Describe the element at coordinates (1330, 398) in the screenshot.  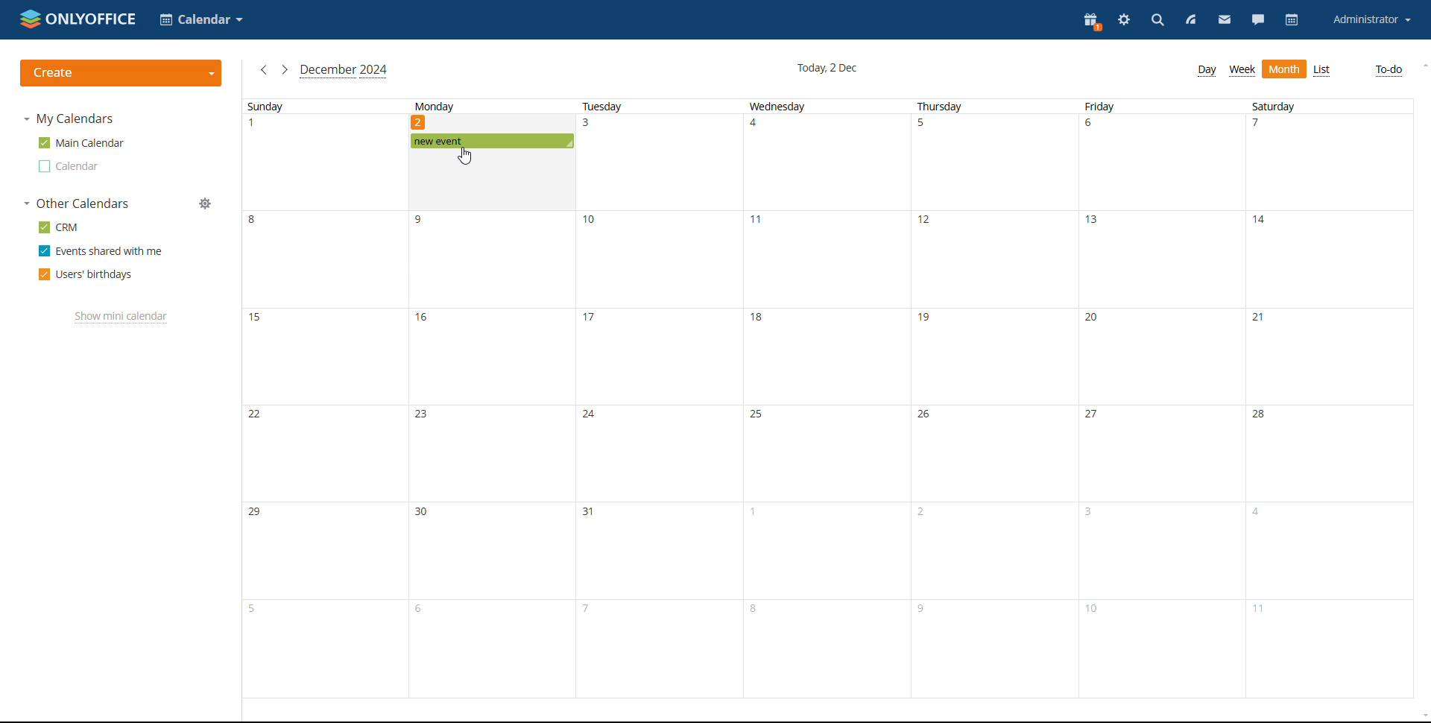
I see `saturday` at that location.